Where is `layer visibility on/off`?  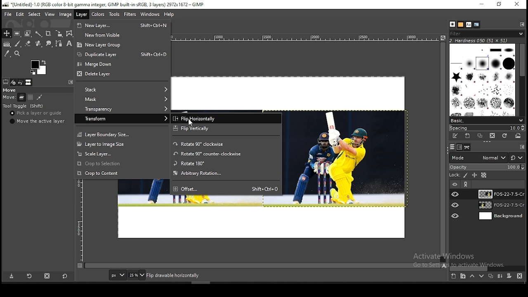 layer visibility on/off is located at coordinates (456, 215).